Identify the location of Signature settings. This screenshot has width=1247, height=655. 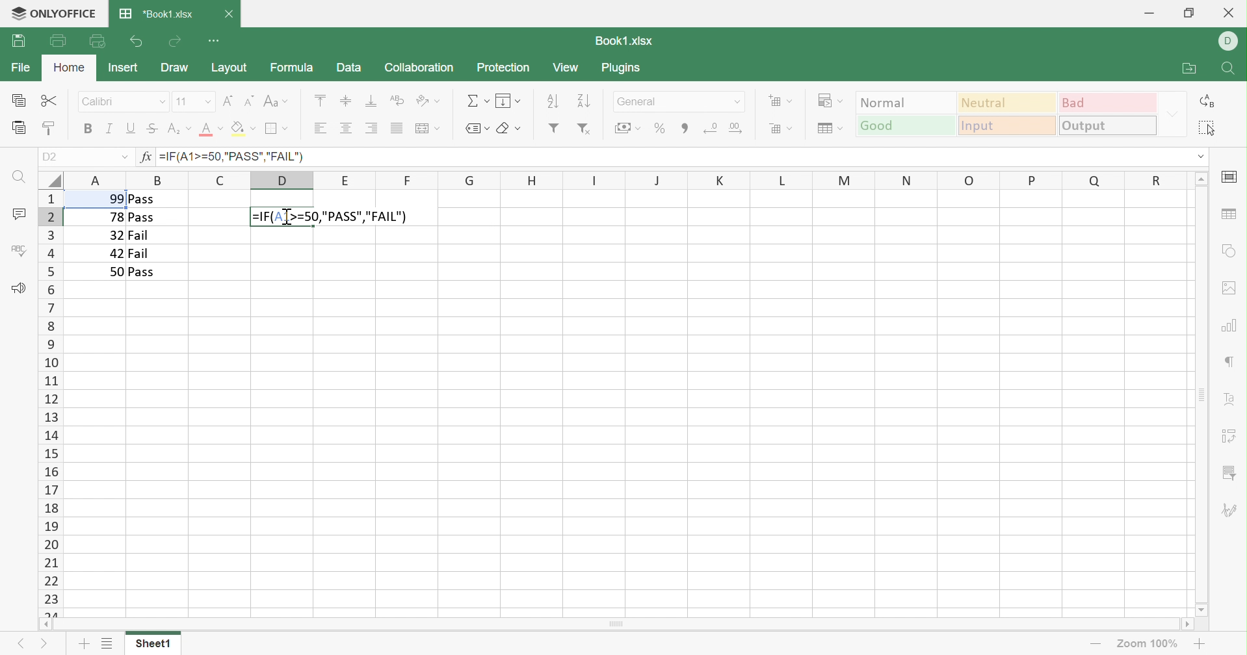
(1232, 509).